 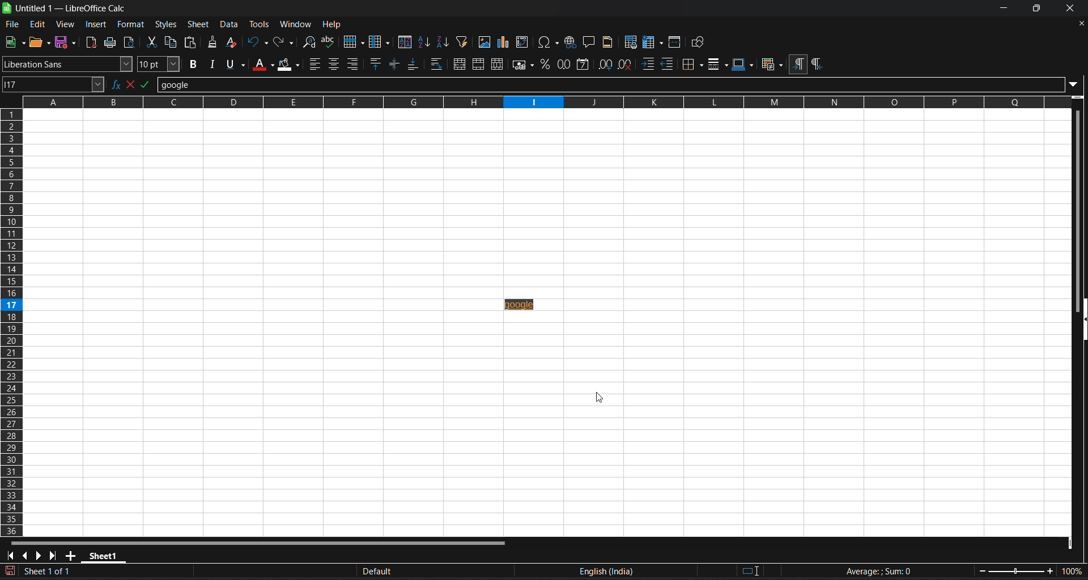 I want to click on border styles, so click(x=718, y=64).